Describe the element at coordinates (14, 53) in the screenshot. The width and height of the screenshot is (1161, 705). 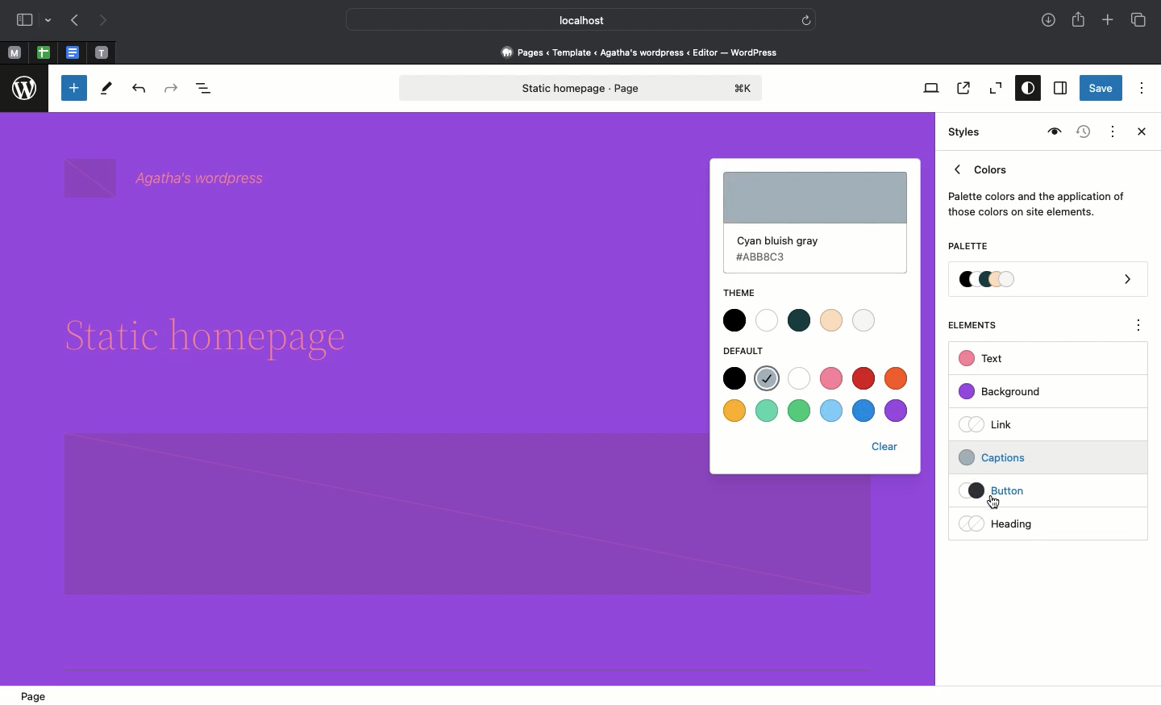
I see `Pinned tab` at that location.